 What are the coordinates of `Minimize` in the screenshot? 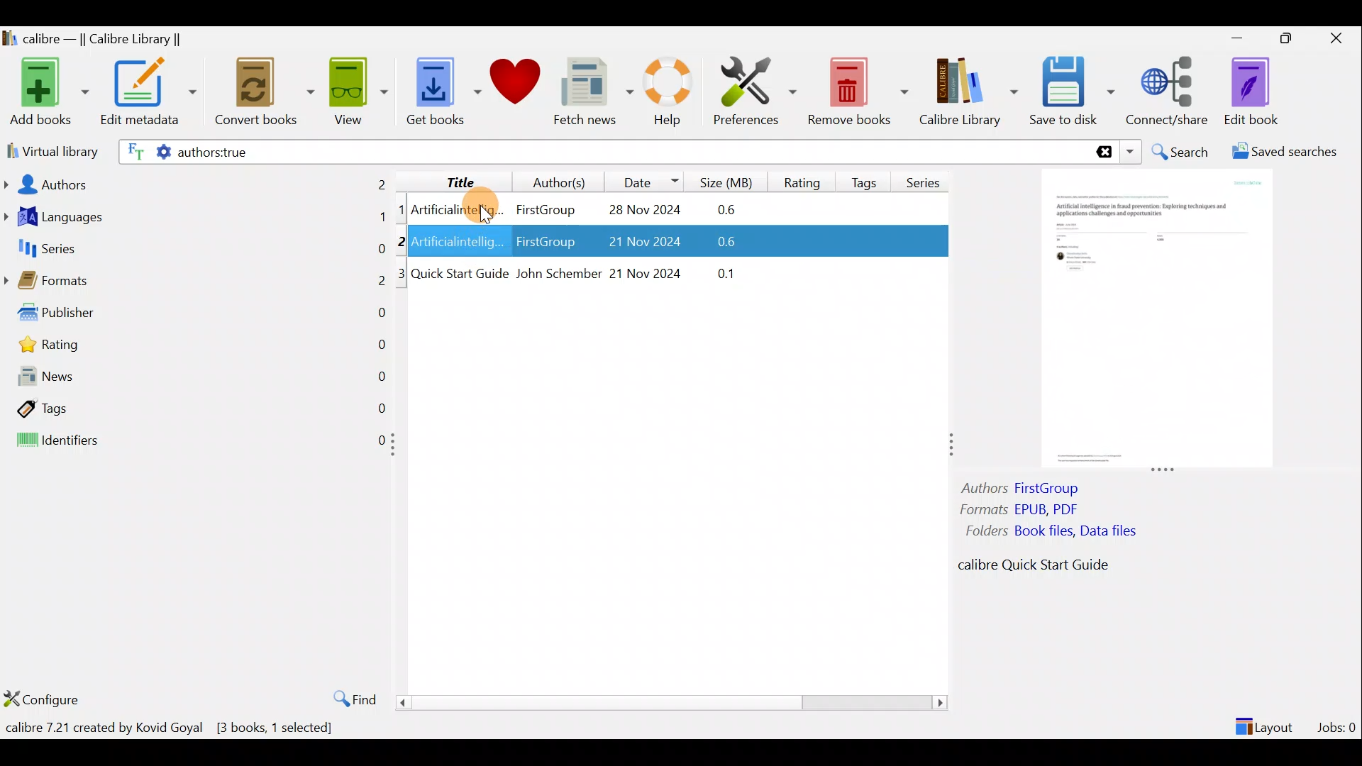 It's located at (1237, 38).